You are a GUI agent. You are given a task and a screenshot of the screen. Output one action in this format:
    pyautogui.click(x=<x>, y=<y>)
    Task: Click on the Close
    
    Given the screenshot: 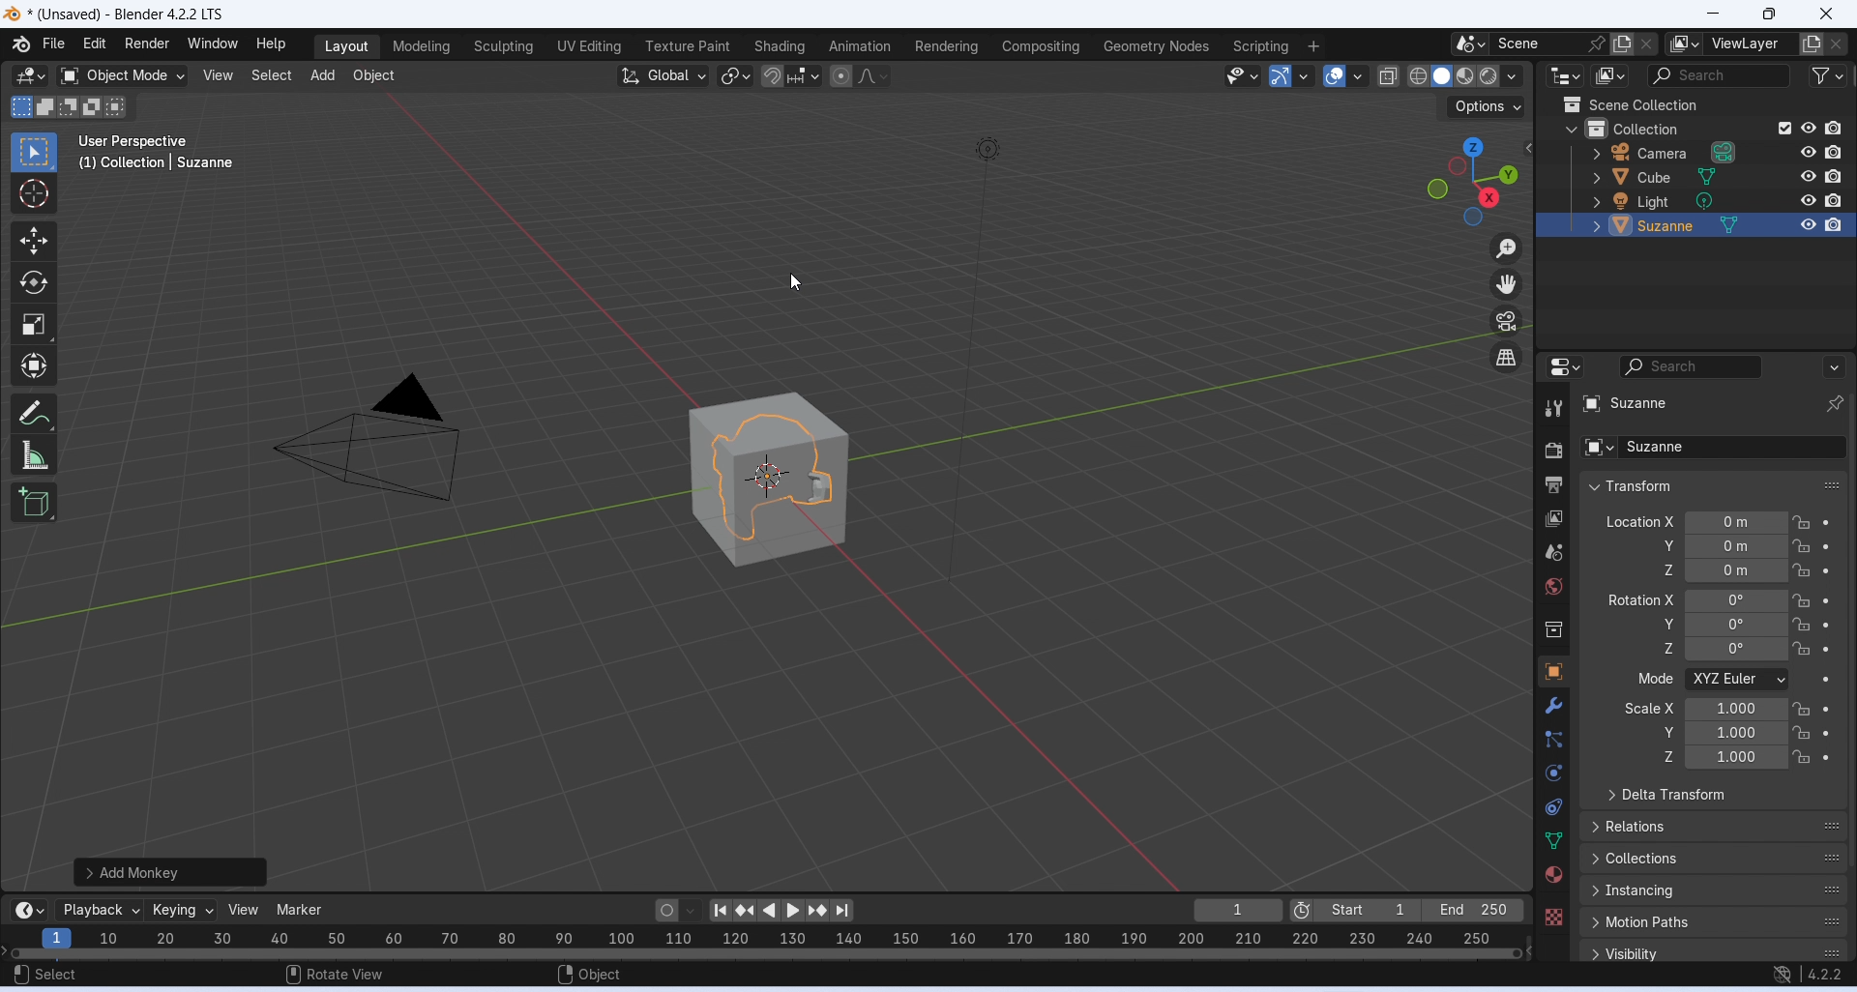 What is the action you would take?
    pyautogui.click(x=1827, y=15)
    